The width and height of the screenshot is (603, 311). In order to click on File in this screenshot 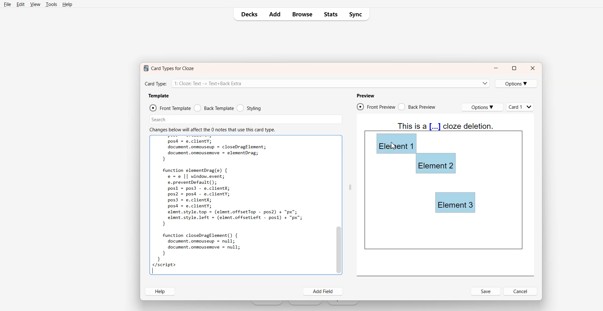, I will do `click(8, 4)`.